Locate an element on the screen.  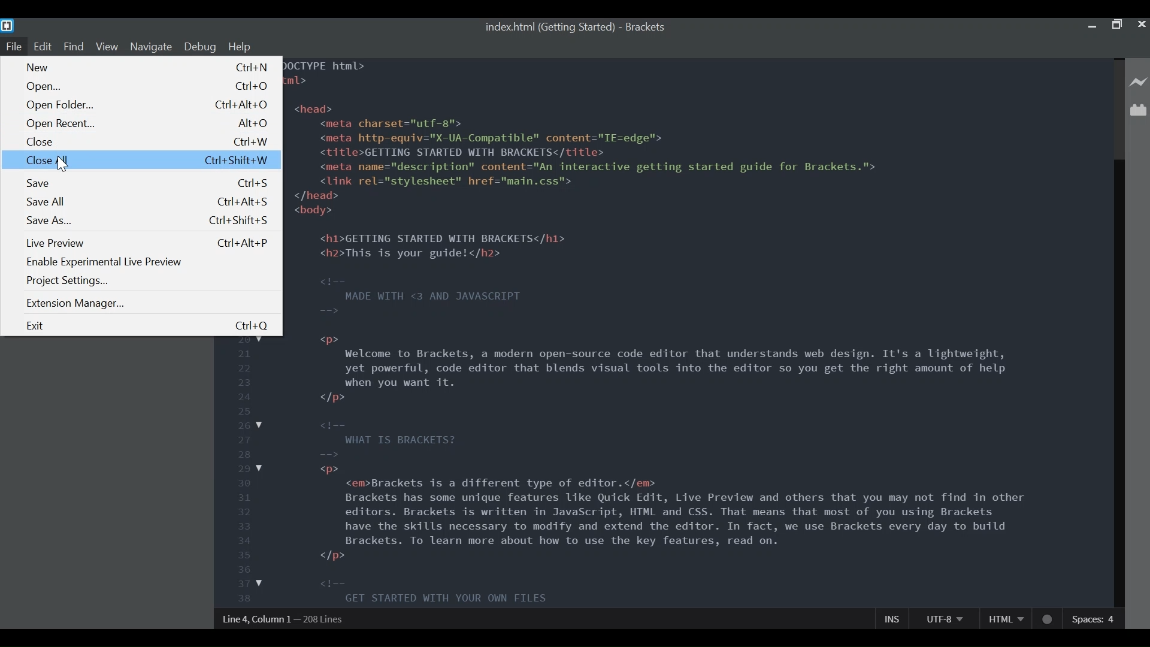
Live Preview is located at coordinates (147, 244).